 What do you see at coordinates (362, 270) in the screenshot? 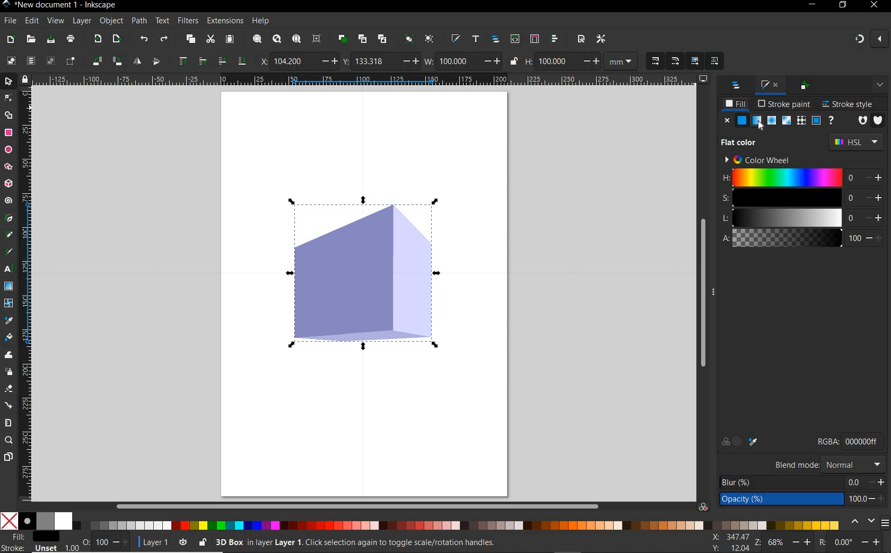
I see `SELECTED OBJECT` at bounding box center [362, 270].